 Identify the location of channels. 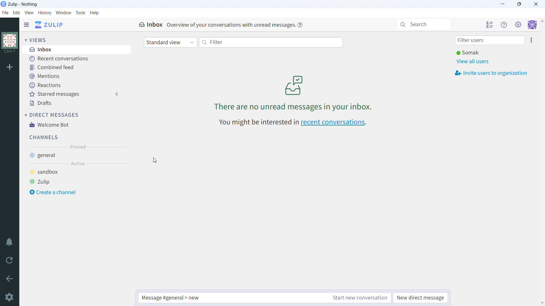
(43, 137).